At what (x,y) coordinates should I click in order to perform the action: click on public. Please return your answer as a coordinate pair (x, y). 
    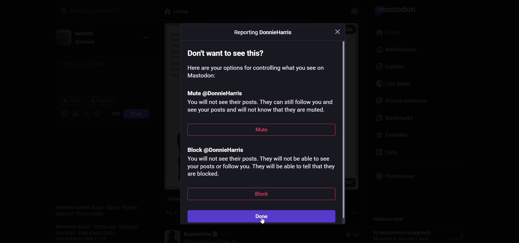
    Looking at the image, I should click on (70, 101).